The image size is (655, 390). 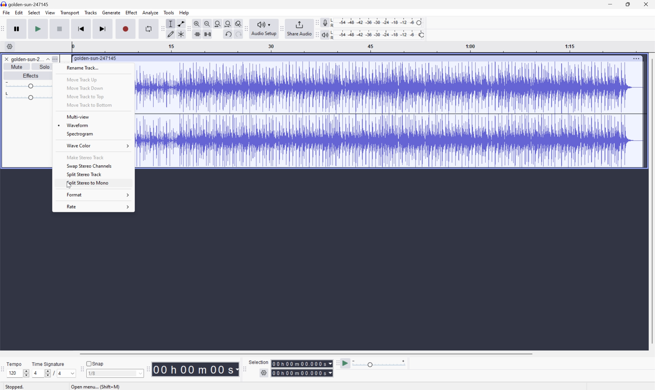 What do you see at coordinates (79, 145) in the screenshot?
I see `Wave color` at bounding box center [79, 145].